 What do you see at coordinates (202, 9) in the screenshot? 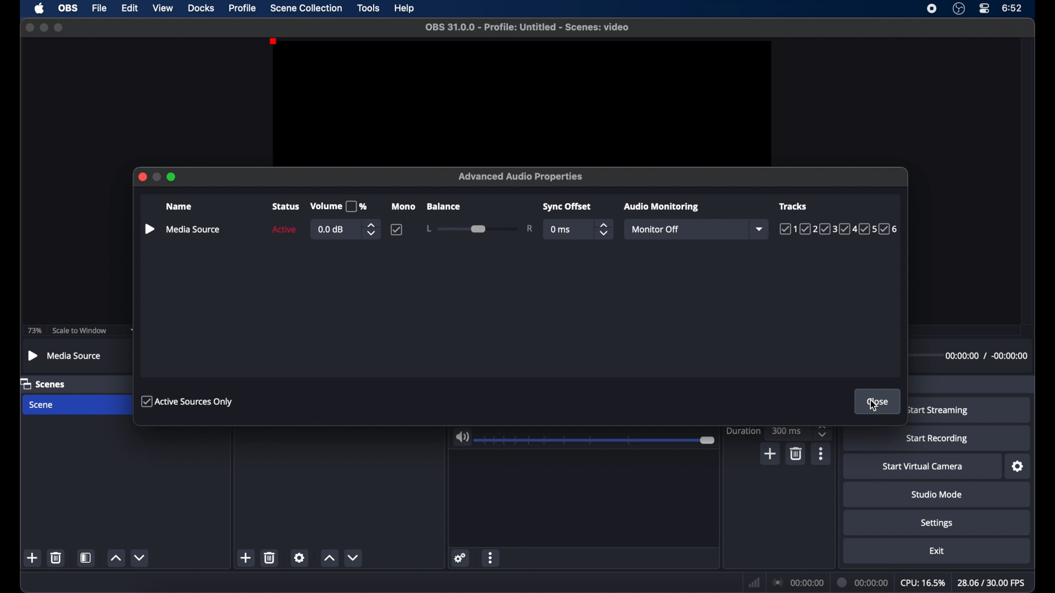
I see `docks` at bounding box center [202, 9].